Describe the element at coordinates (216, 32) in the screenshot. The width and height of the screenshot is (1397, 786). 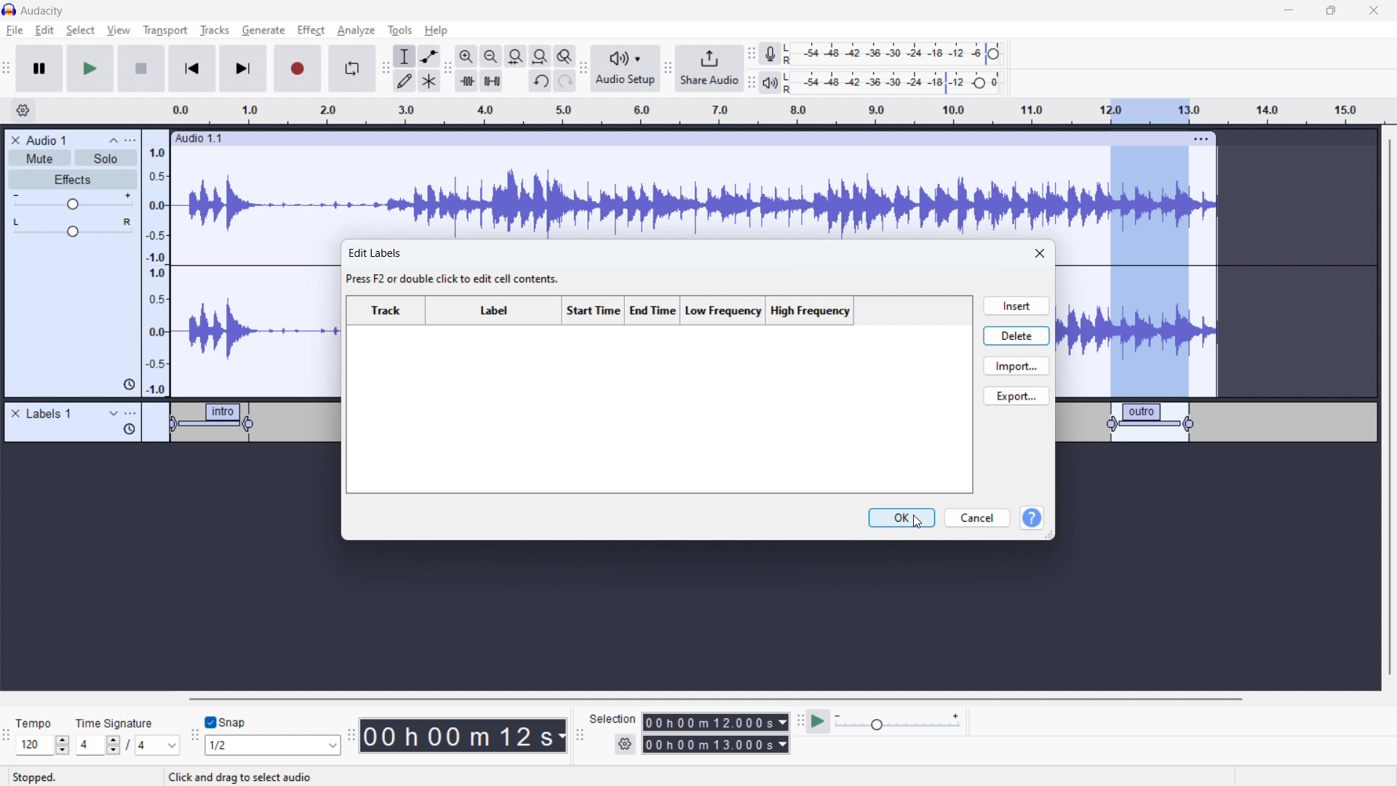
I see `tracks` at that location.